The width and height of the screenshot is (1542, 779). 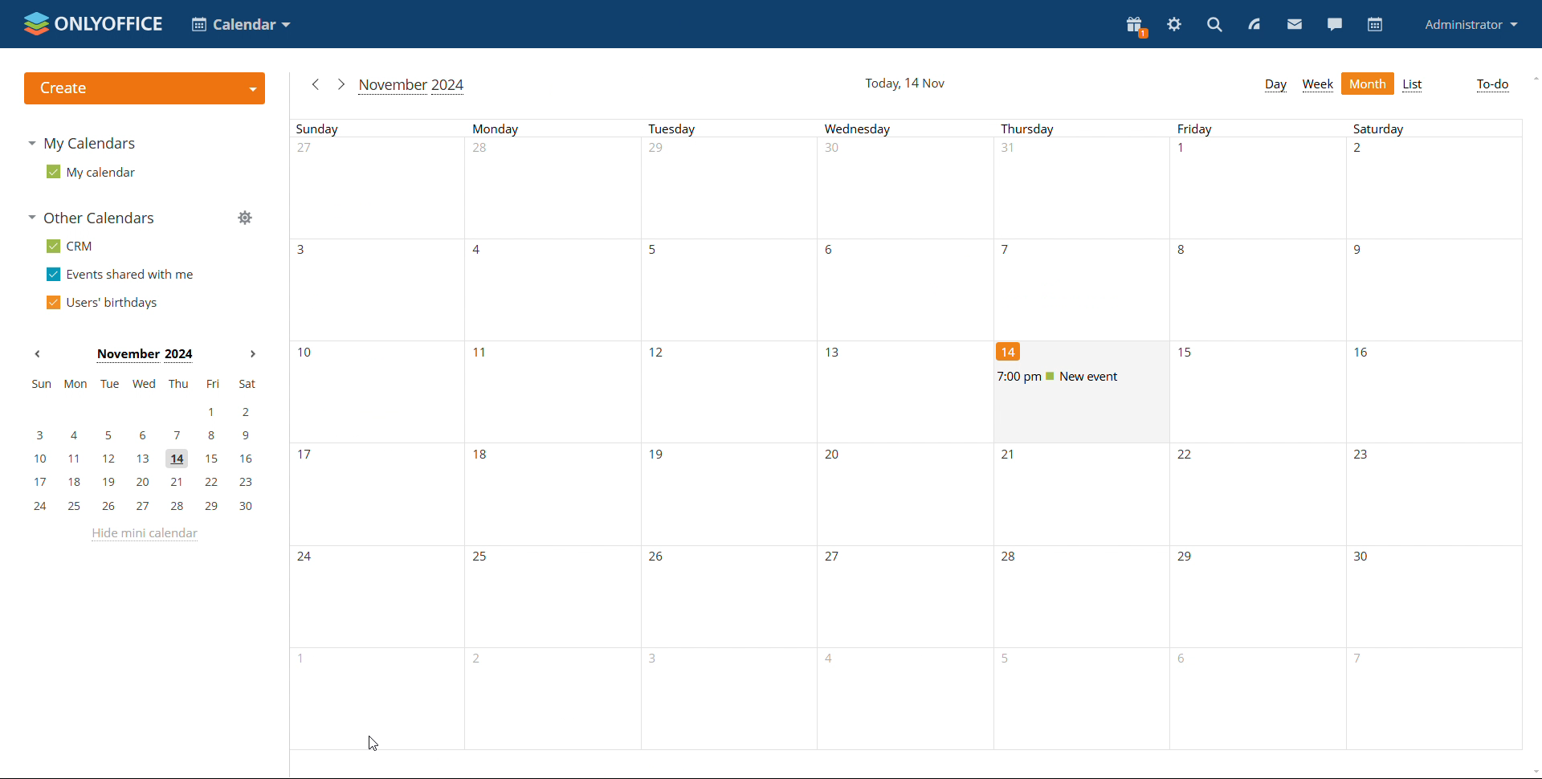 What do you see at coordinates (663, 353) in the screenshot?
I see `number` at bounding box center [663, 353].